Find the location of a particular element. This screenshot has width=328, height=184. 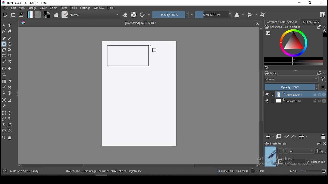

Filter is located at coordinates (323, 80).